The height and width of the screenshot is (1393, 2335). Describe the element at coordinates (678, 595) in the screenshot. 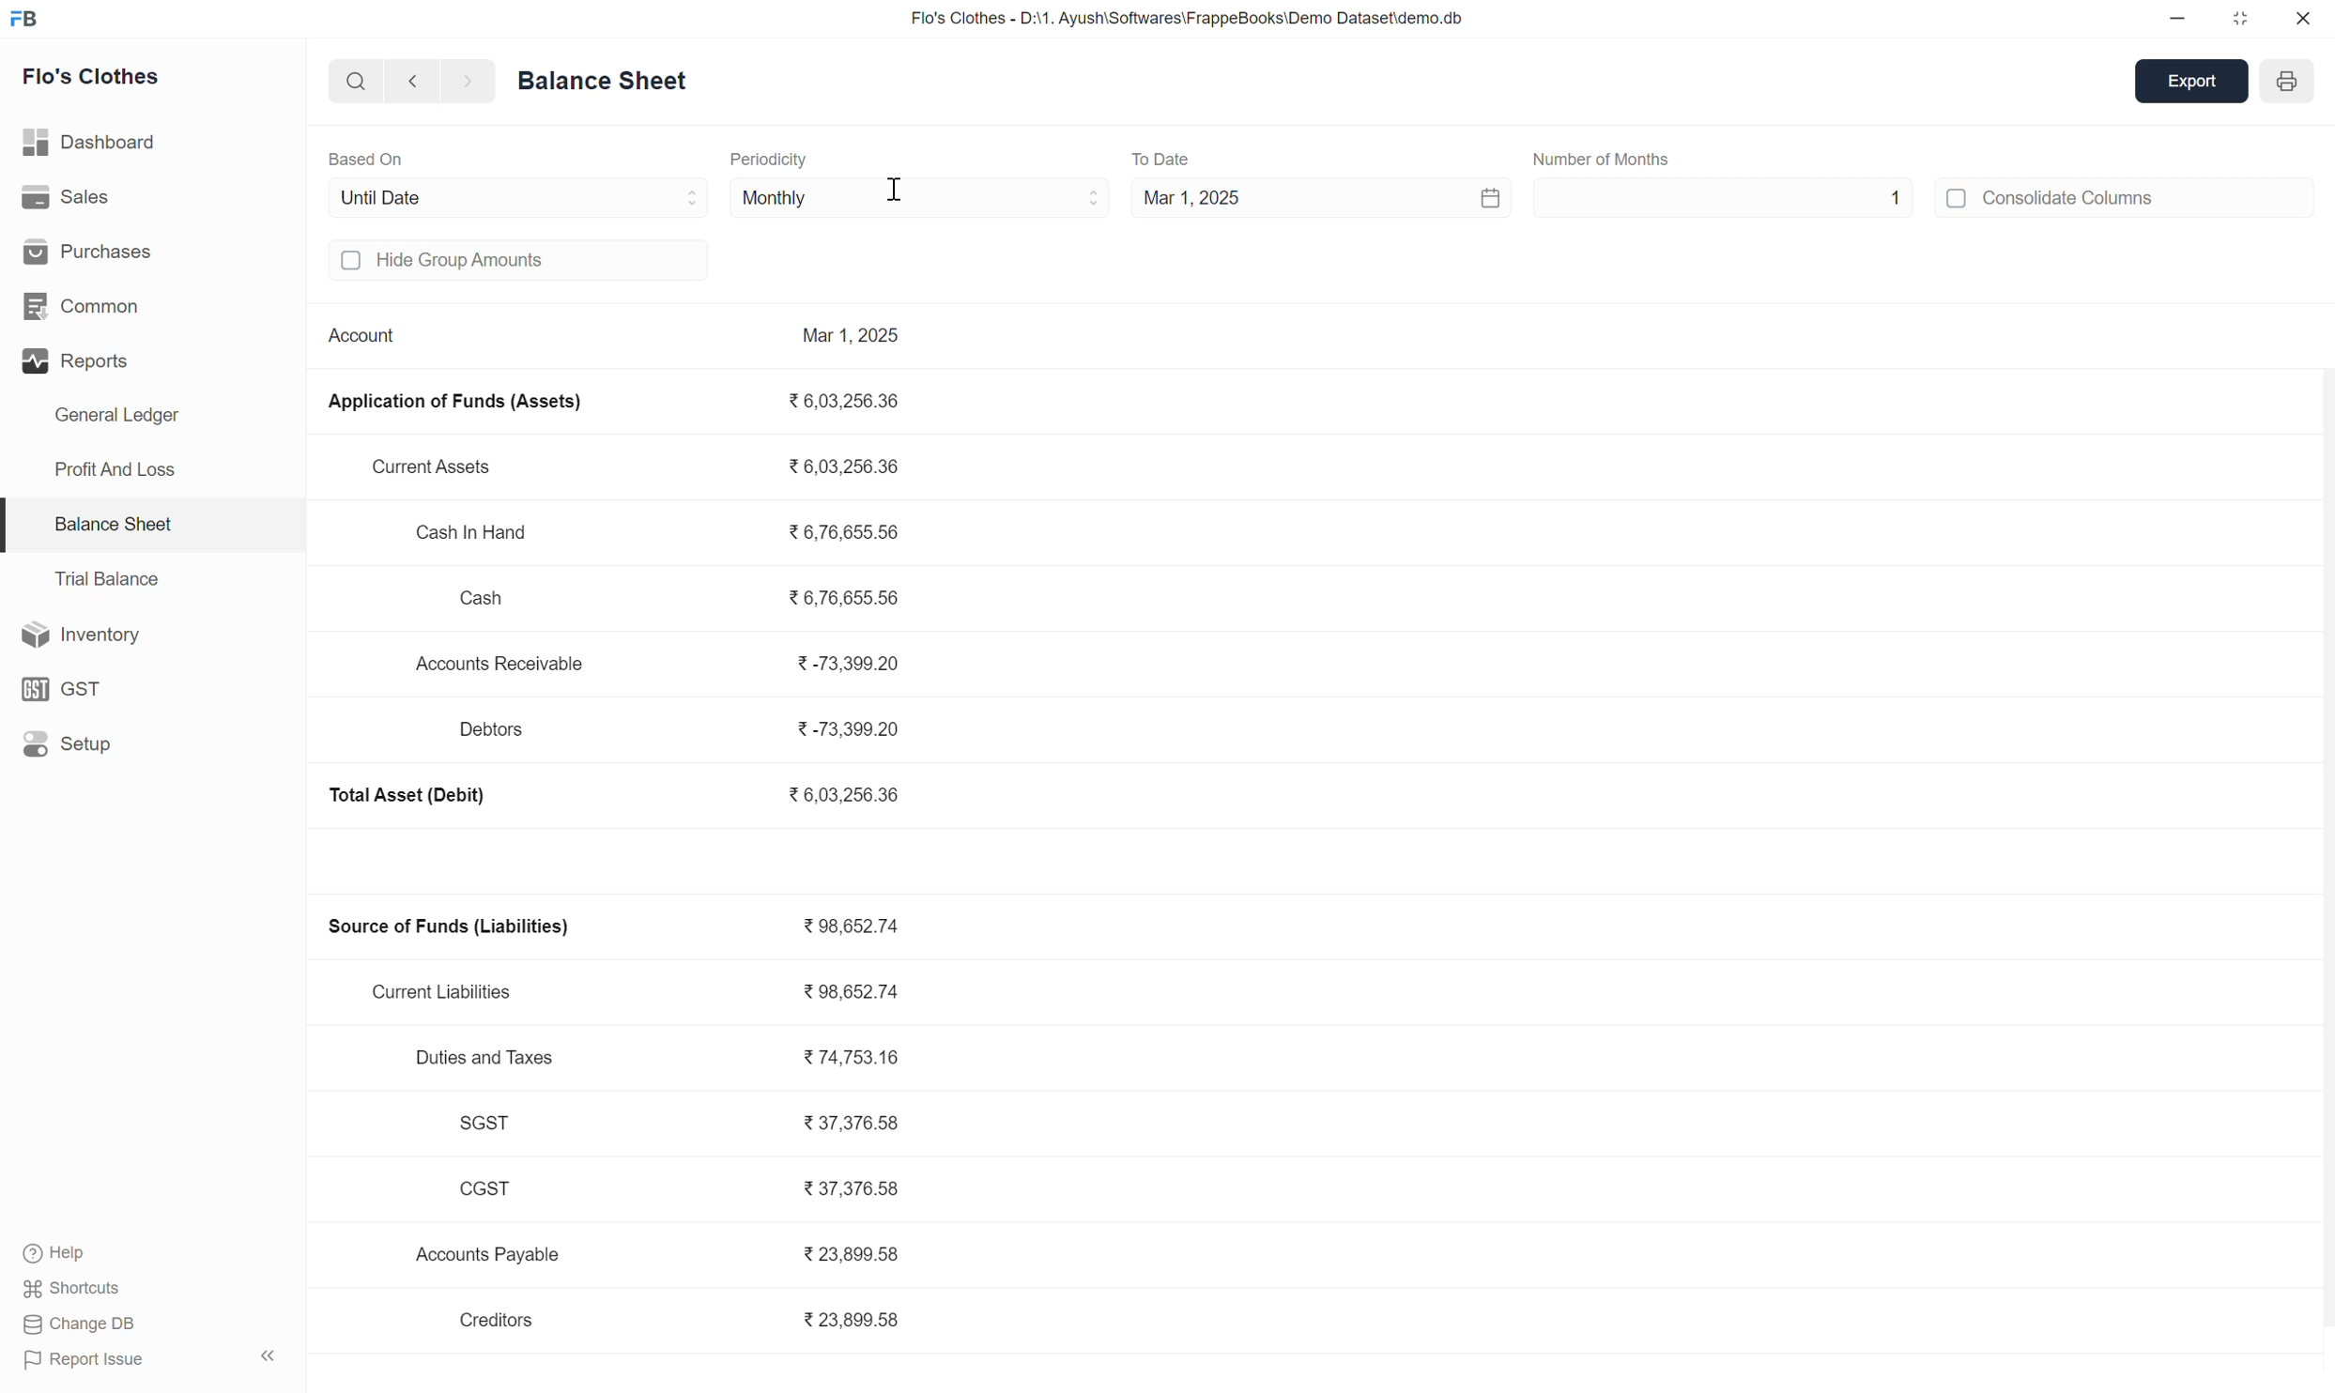

I see `Cash %6,76,655.56` at that location.